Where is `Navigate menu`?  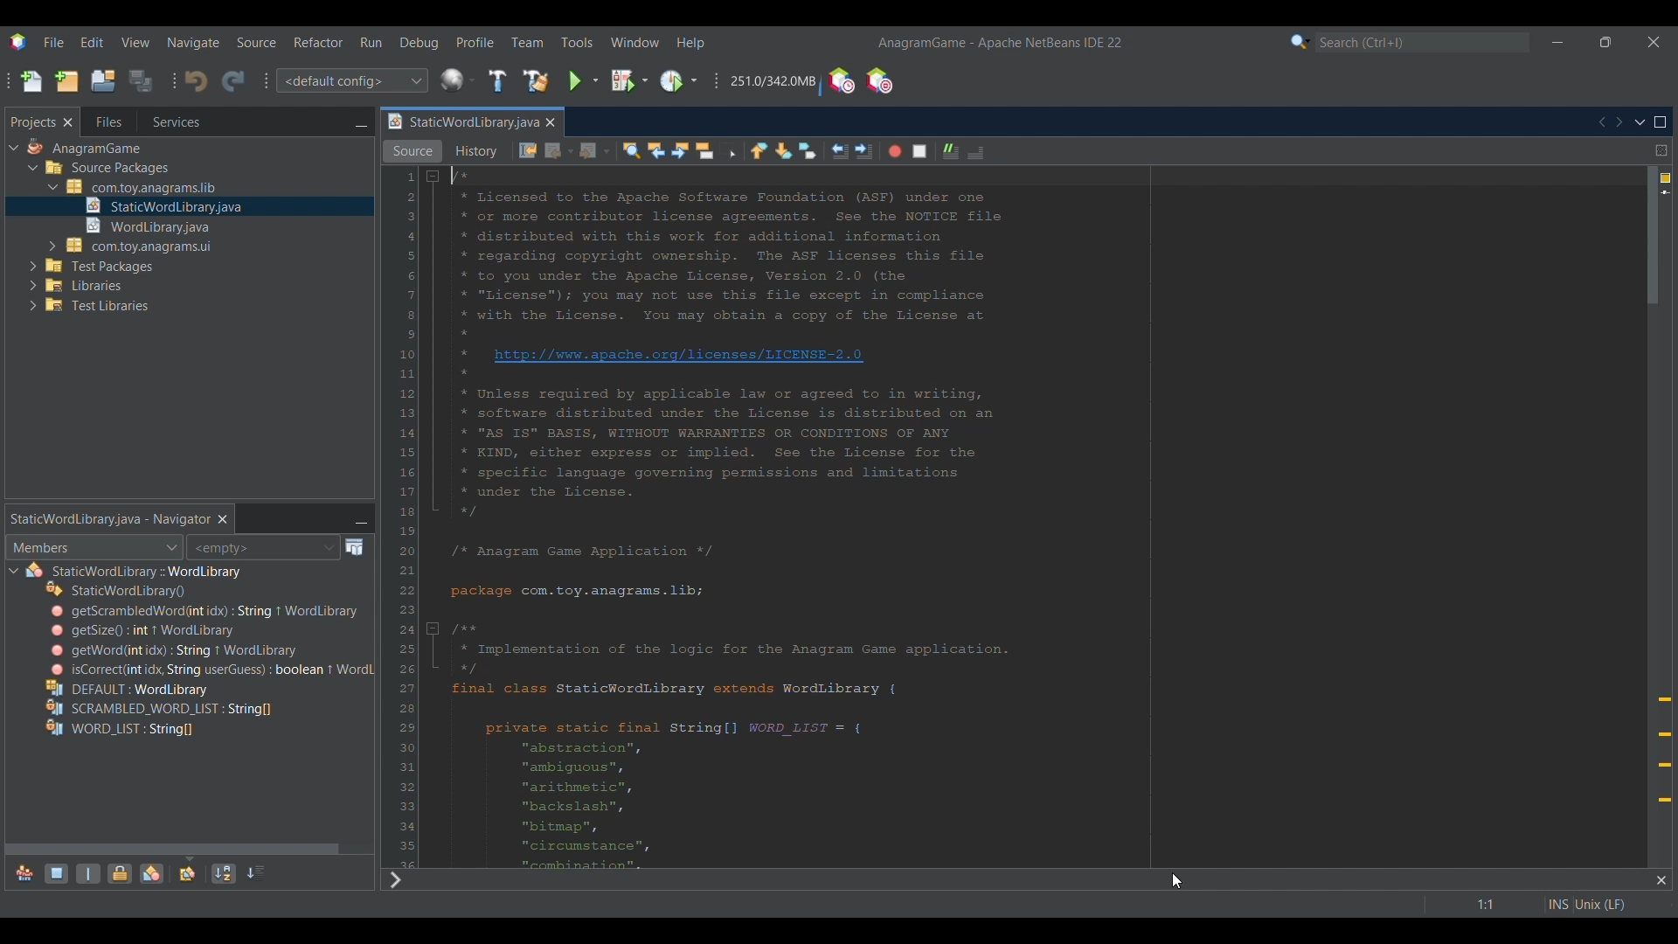 Navigate menu is located at coordinates (192, 41).